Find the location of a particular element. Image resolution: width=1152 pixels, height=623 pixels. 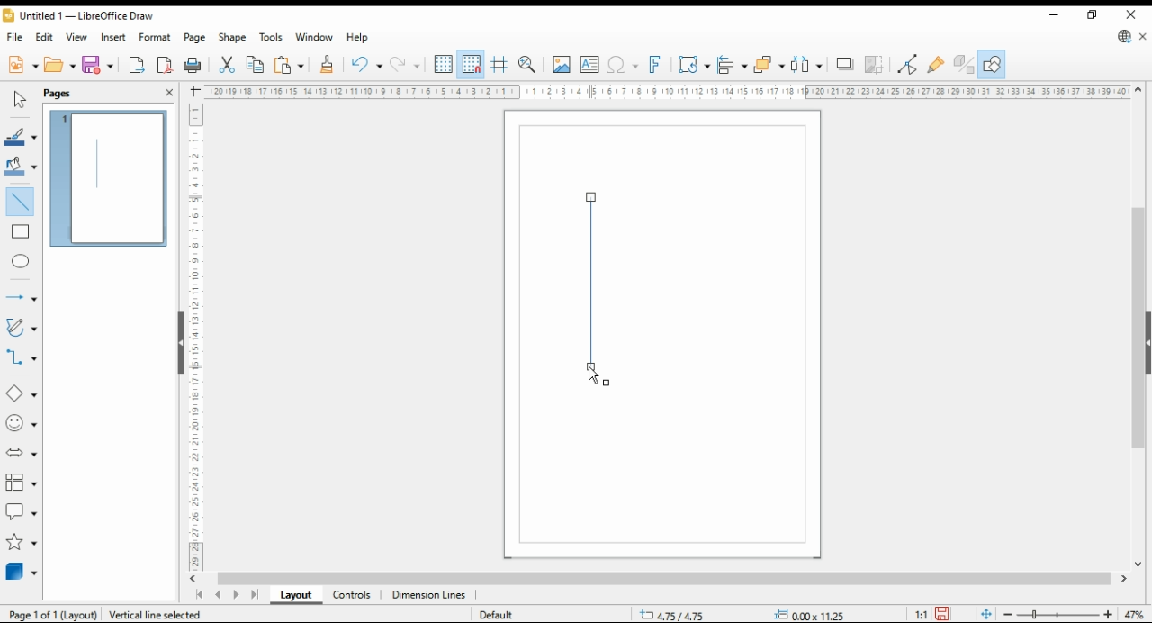

callout shapes is located at coordinates (22, 511).